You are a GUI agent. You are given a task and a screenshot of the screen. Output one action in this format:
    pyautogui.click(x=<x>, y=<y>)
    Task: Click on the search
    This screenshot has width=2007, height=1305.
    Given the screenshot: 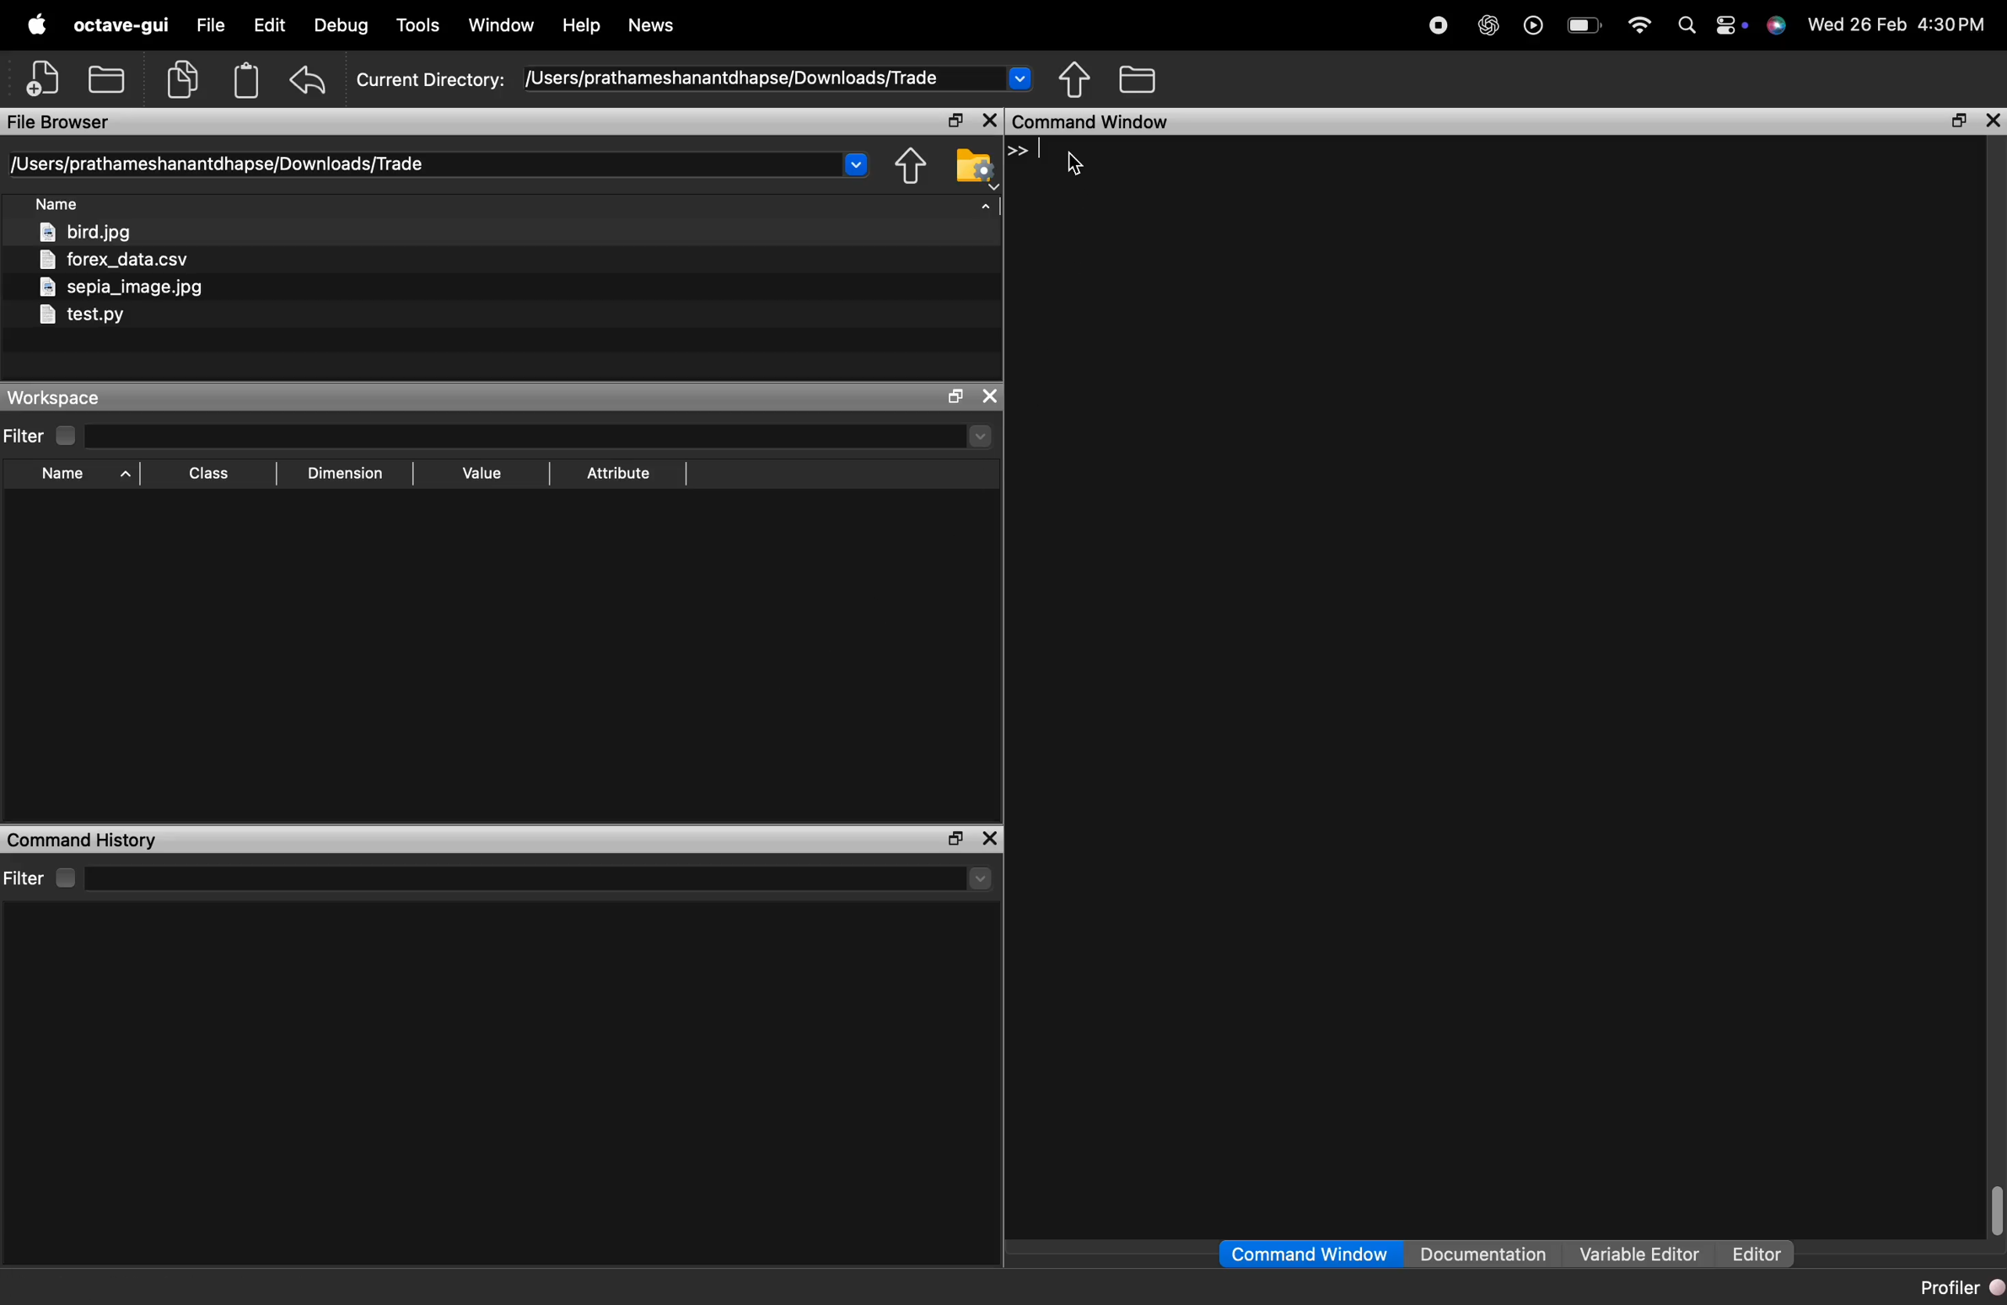 What is the action you would take?
    pyautogui.click(x=1687, y=30)
    